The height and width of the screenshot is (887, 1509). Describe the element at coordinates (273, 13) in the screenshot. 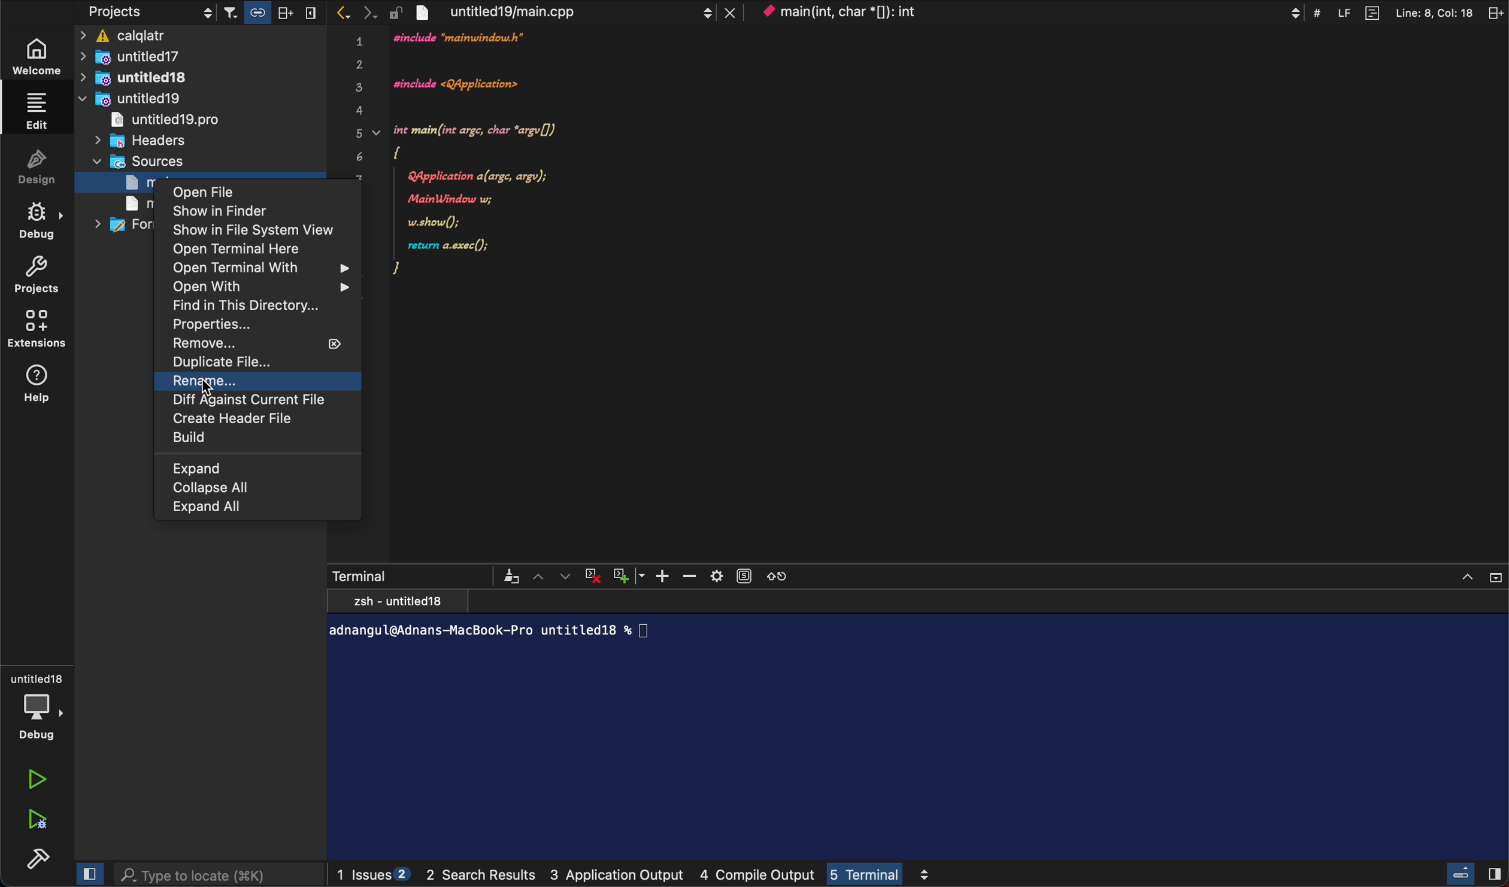

I see `` at that location.